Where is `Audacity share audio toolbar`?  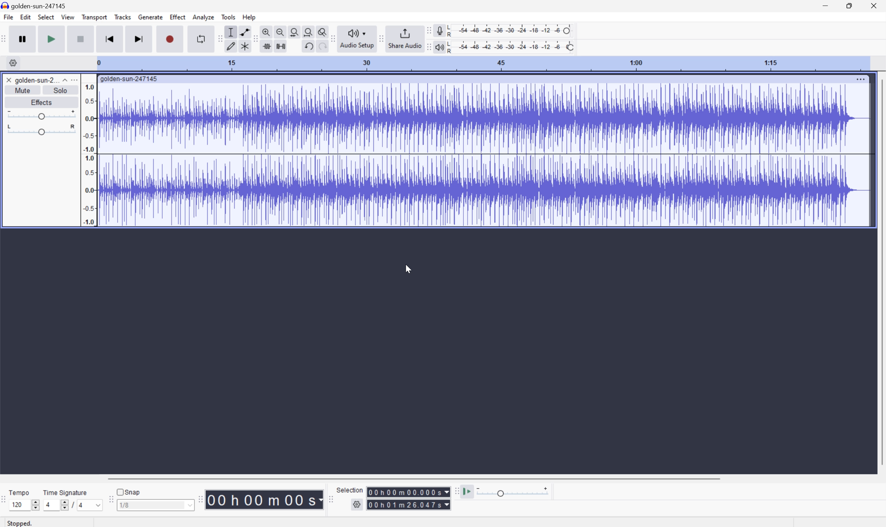
Audacity share audio toolbar is located at coordinates (382, 38).